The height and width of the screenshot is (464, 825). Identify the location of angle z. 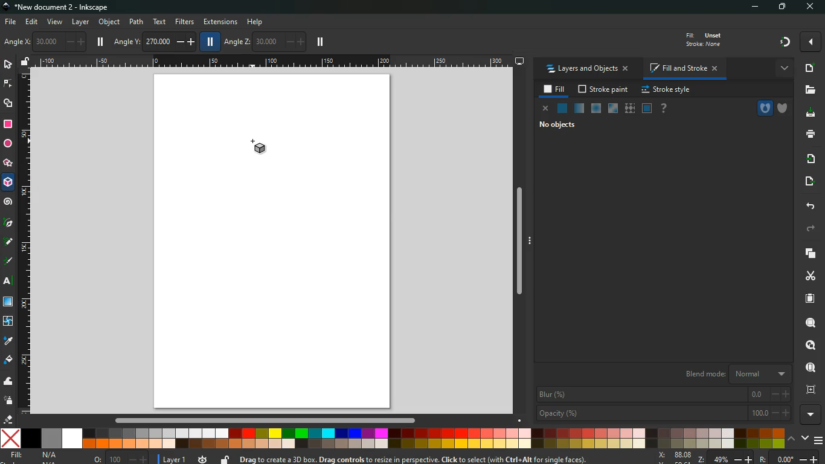
(264, 40).